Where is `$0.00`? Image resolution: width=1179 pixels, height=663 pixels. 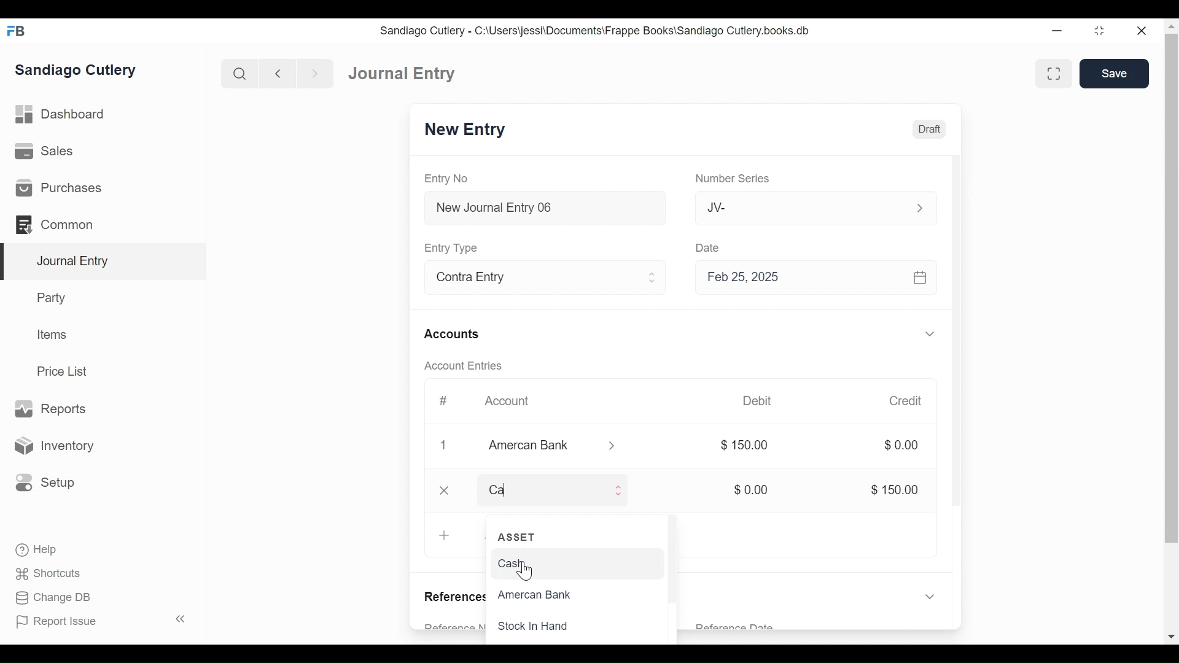
$0.00 is located at coordinates (752, 490).